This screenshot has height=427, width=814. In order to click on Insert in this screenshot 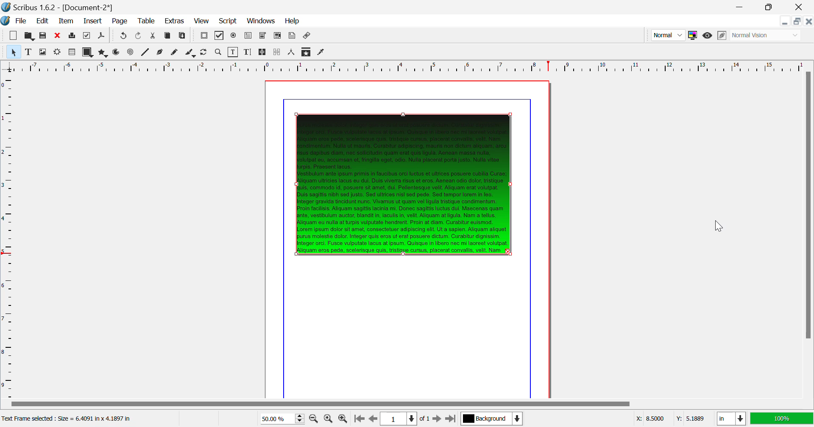, I will do `click(93, 22)`.